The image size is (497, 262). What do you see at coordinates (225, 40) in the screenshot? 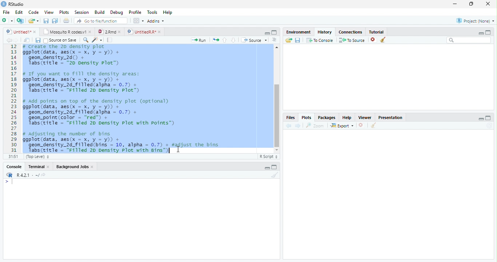
I see `up` at bounding box center [225, 40].